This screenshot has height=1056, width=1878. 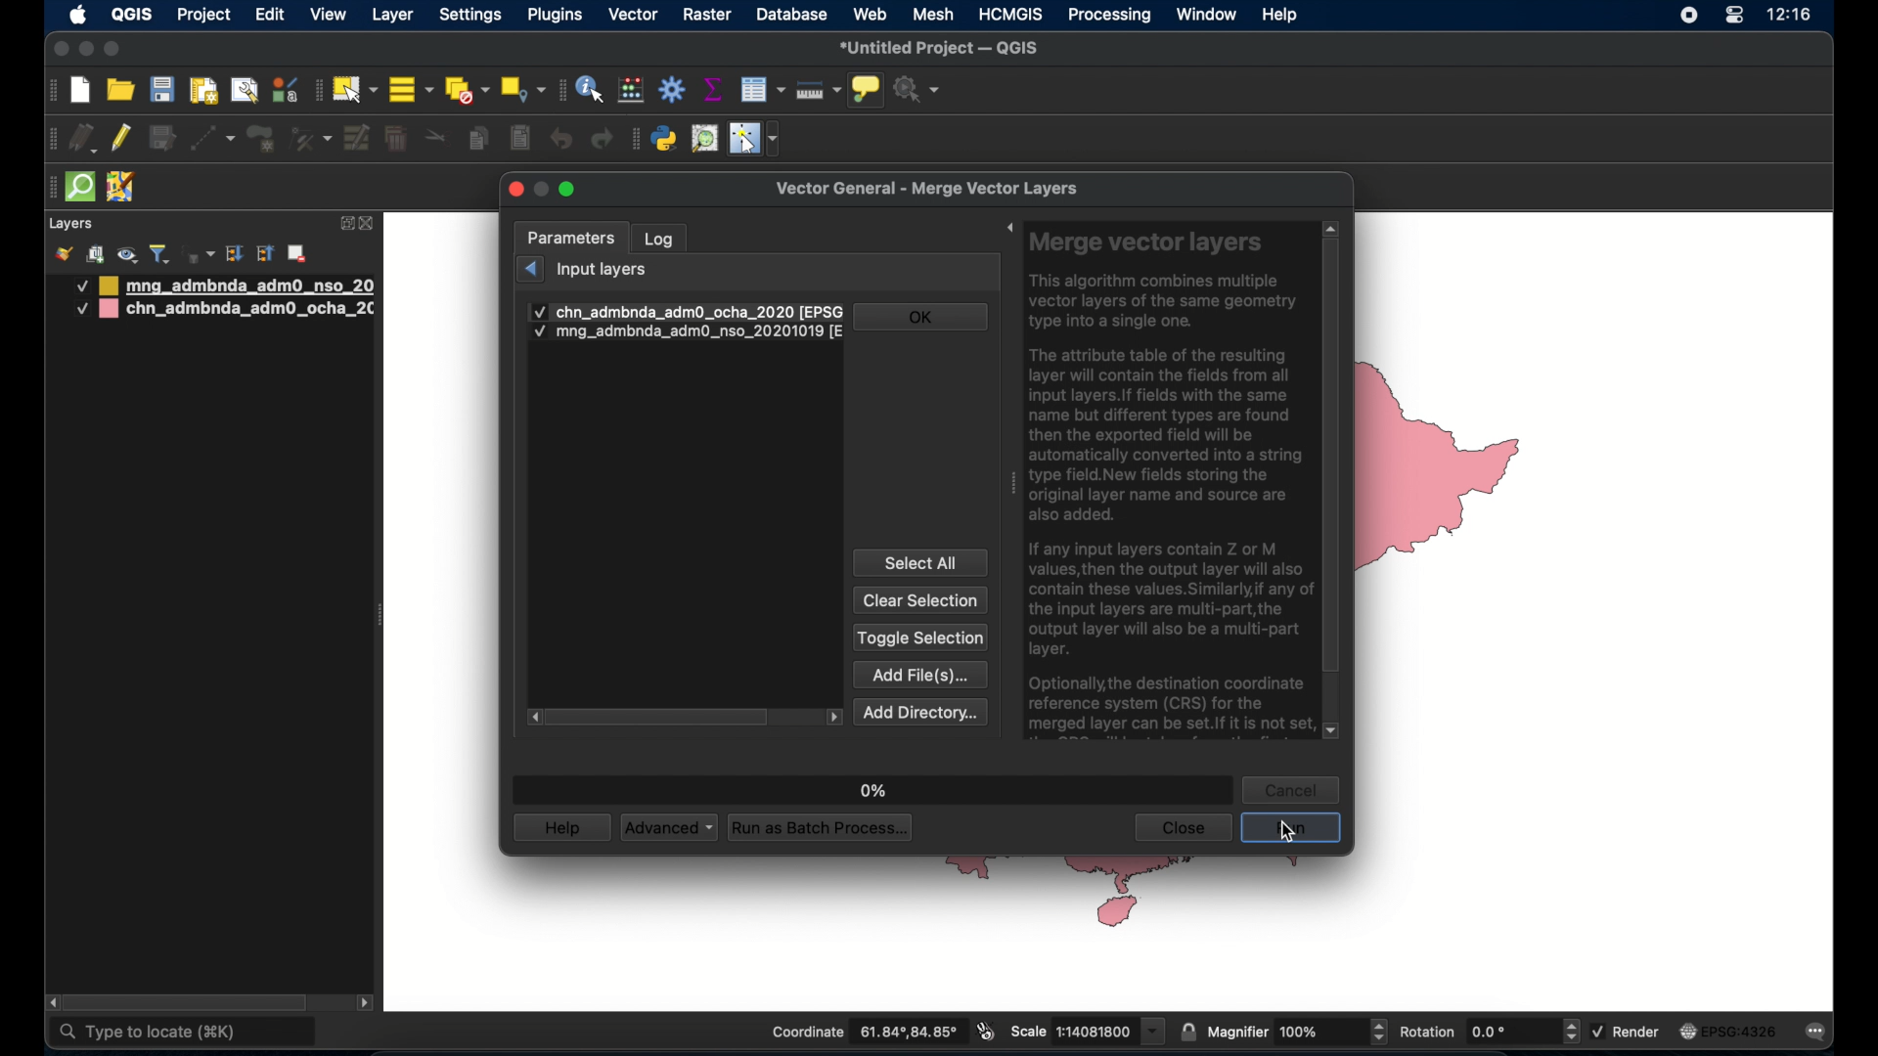 I want to click on select by location , so click(x=522, y=88).